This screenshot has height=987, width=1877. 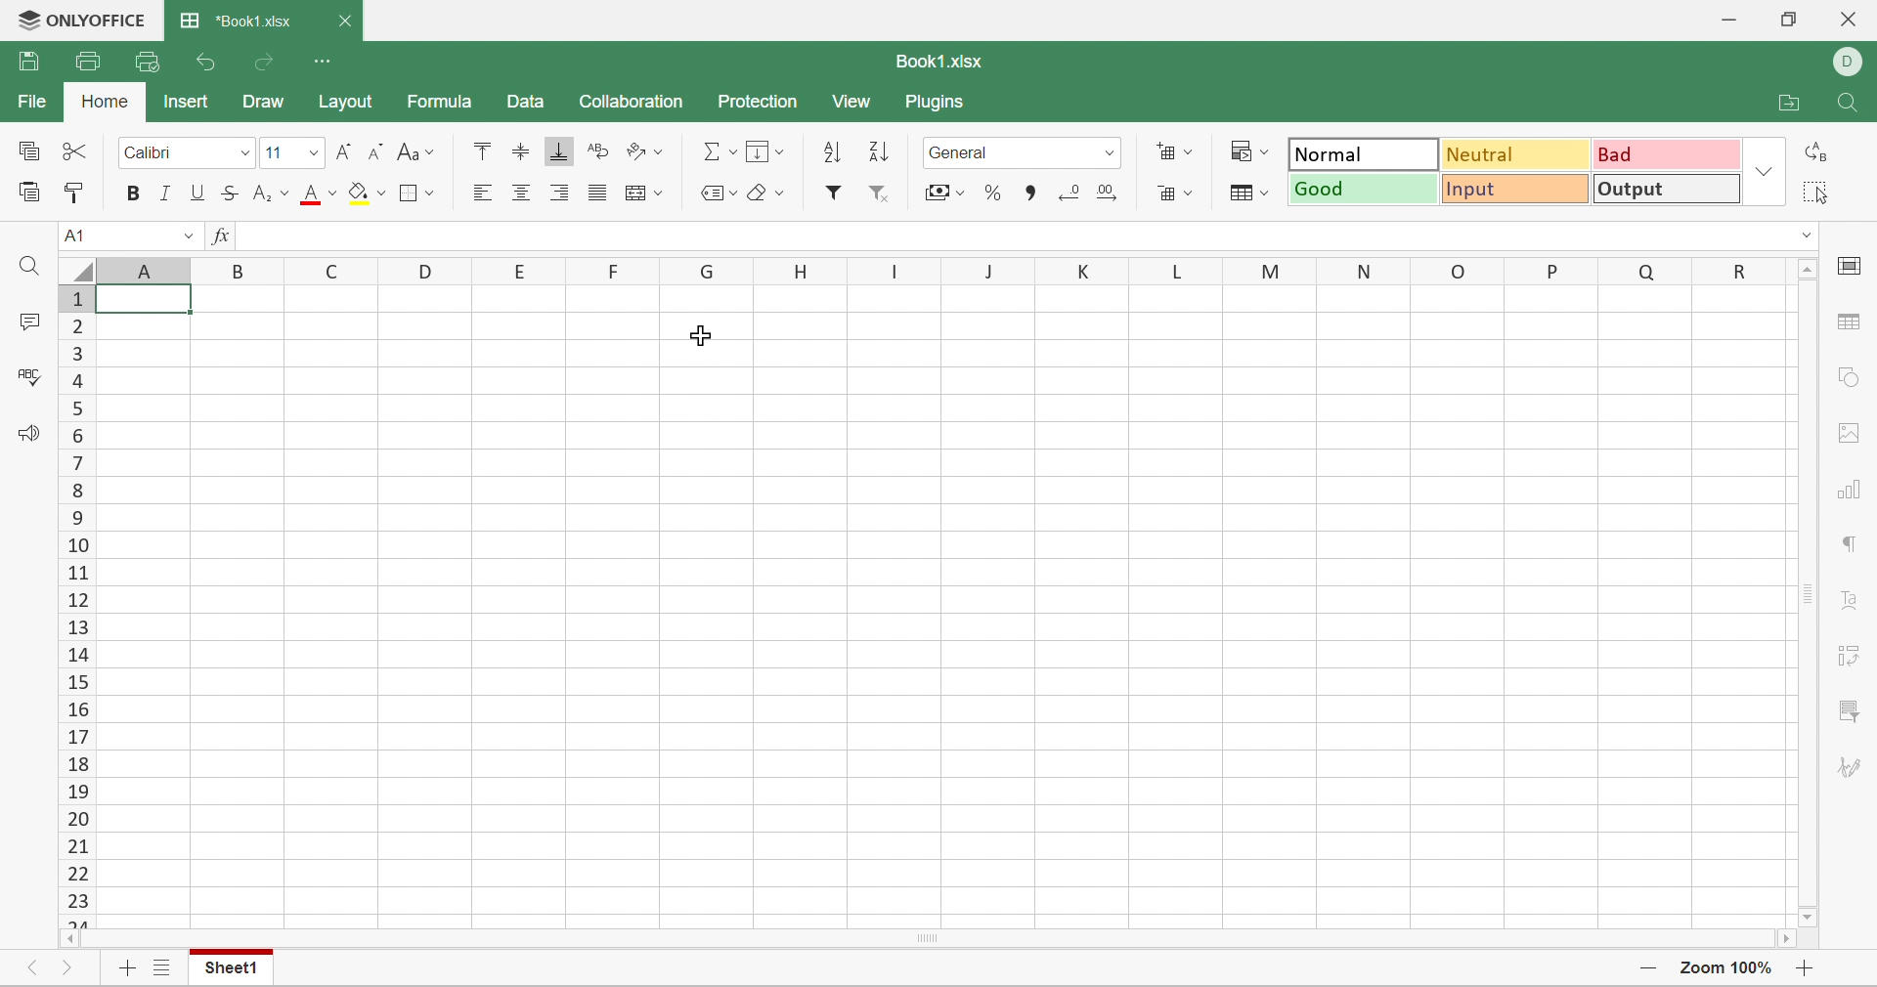 What do you see at coordinates (1851, 708) in the screenshot?
I see `Filter settings` at bounding box center [1851, 708].